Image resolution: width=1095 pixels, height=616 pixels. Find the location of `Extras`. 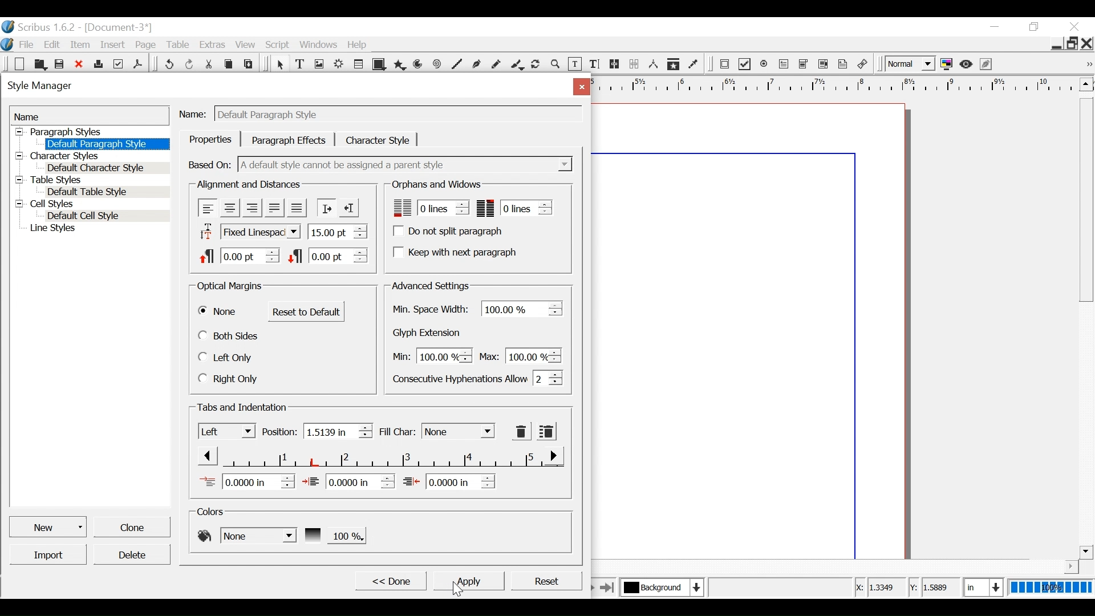

Extras is located at coordinates (212, 44).